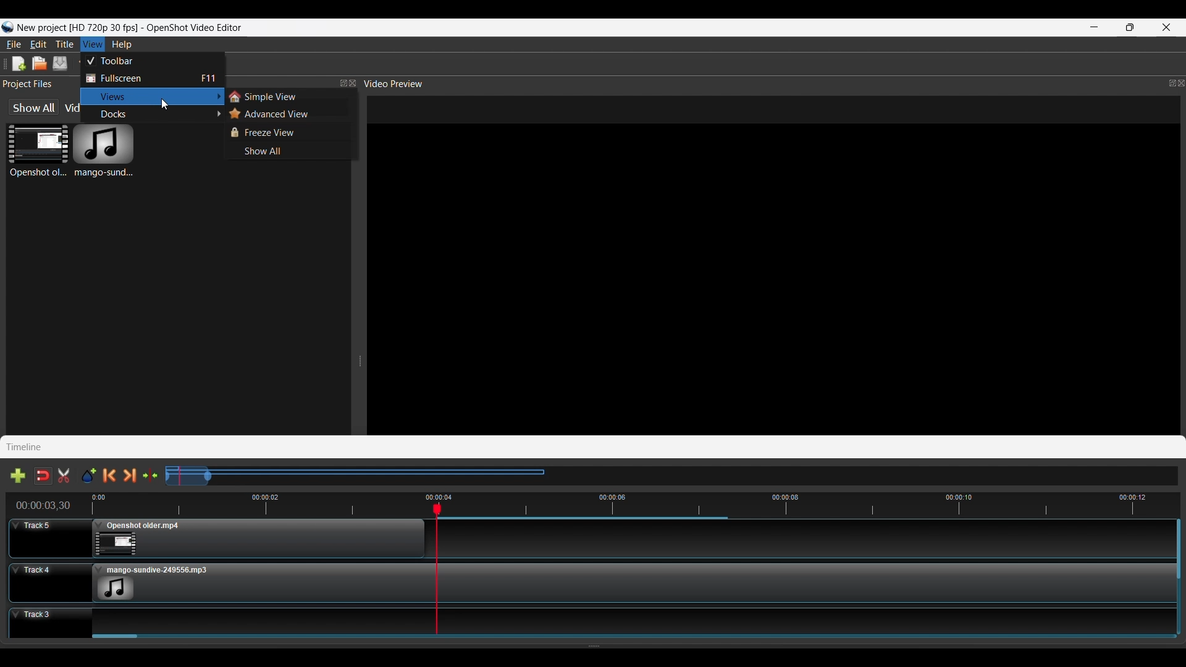 The height and width of the screenshot is (667, 1186). I want to click on Previous Marker, so click(110, 476).